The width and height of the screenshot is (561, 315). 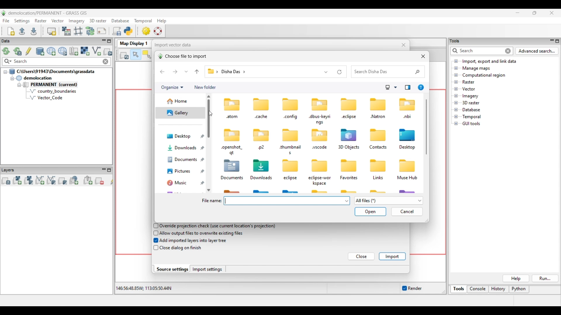 I want to click on Import settings, so click(x=207, y=269).